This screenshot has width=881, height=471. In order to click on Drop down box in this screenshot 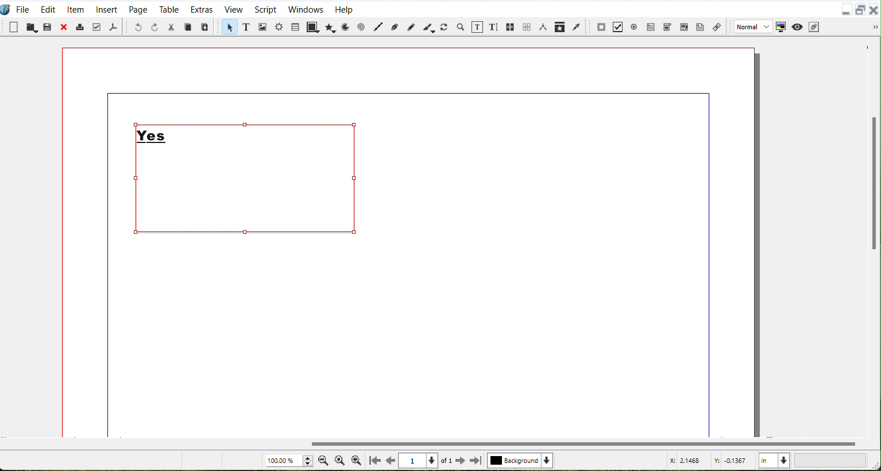, I will do `click(875, 28)`.